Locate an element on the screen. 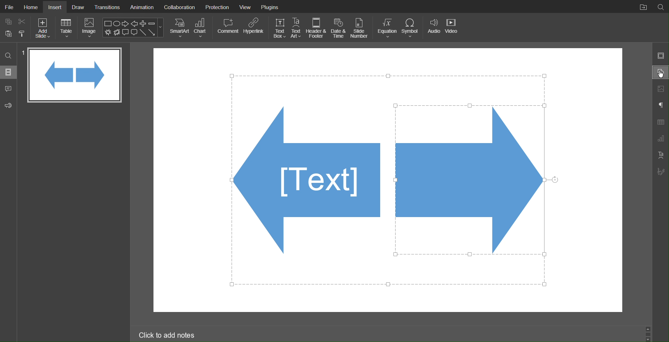 The image size is (669, 342). Shape Menu is located at coordinates (133, 27).